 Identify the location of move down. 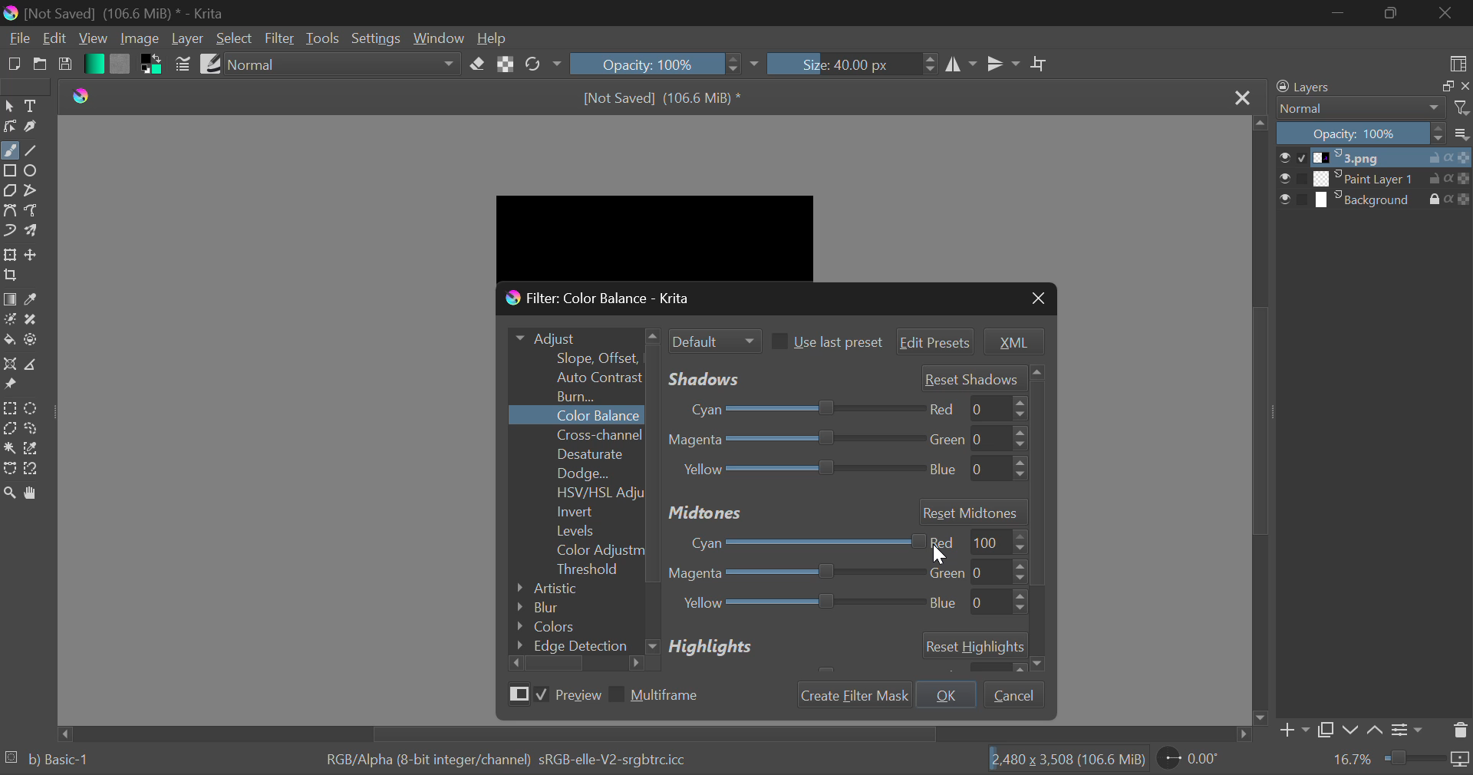
(1260, 717).